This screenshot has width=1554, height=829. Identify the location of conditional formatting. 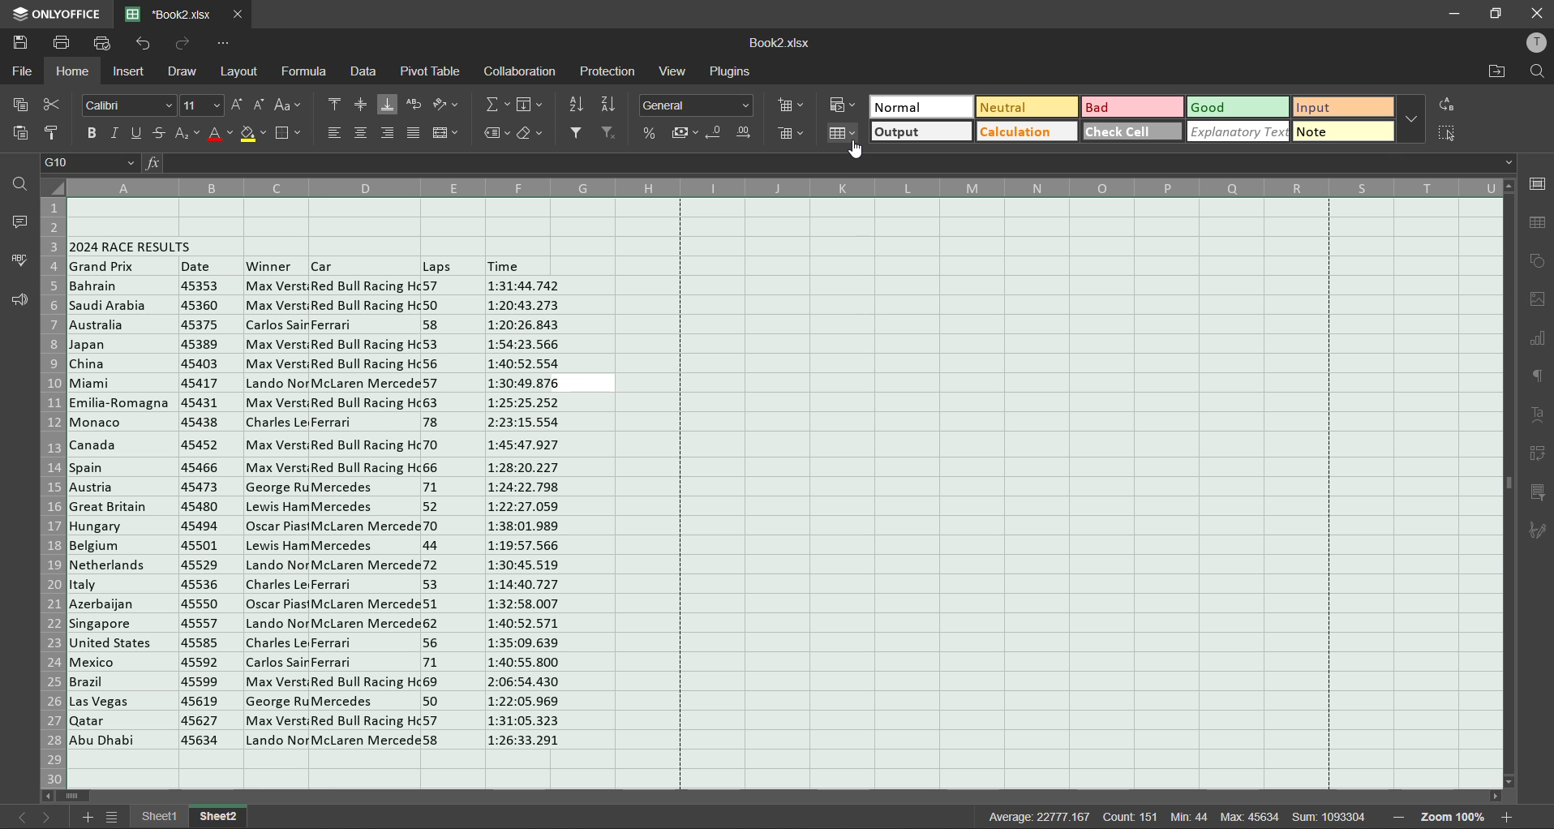
(841, 103).